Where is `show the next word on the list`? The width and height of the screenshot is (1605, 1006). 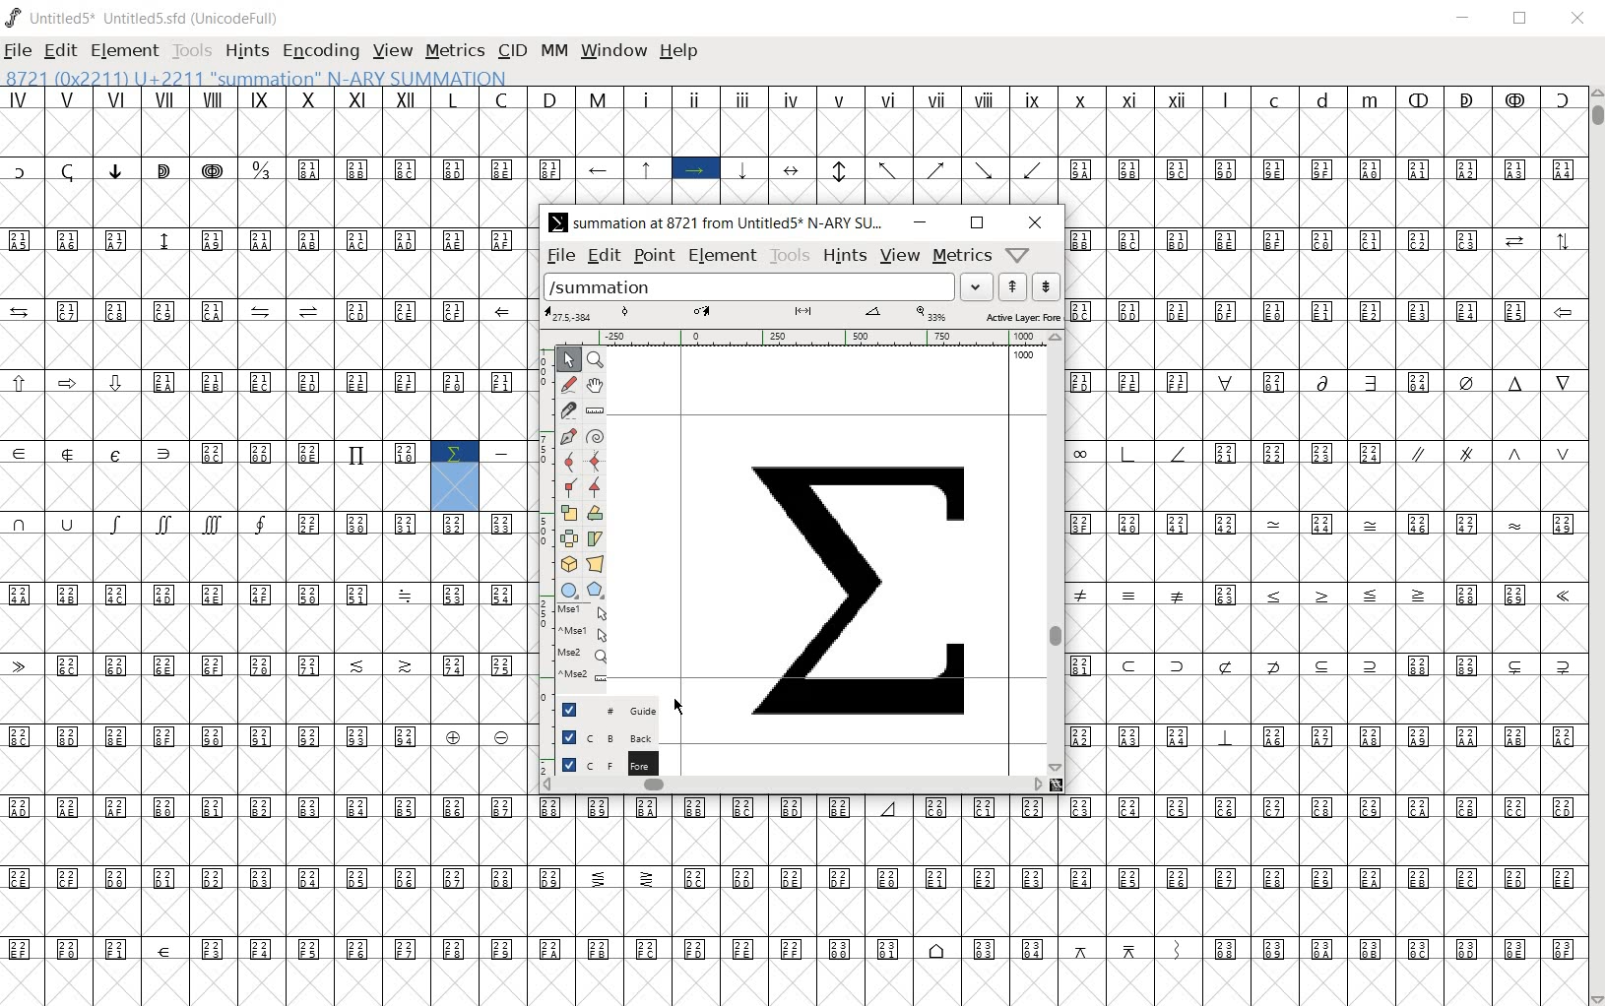 show the next word on the list is located at coordinates (1014, 286).